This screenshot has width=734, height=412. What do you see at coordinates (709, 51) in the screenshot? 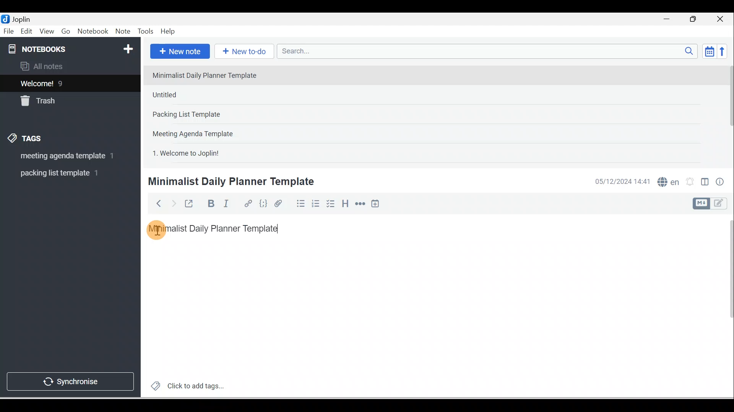
I see `Toggle sort order` at bounding box center [709, 51].